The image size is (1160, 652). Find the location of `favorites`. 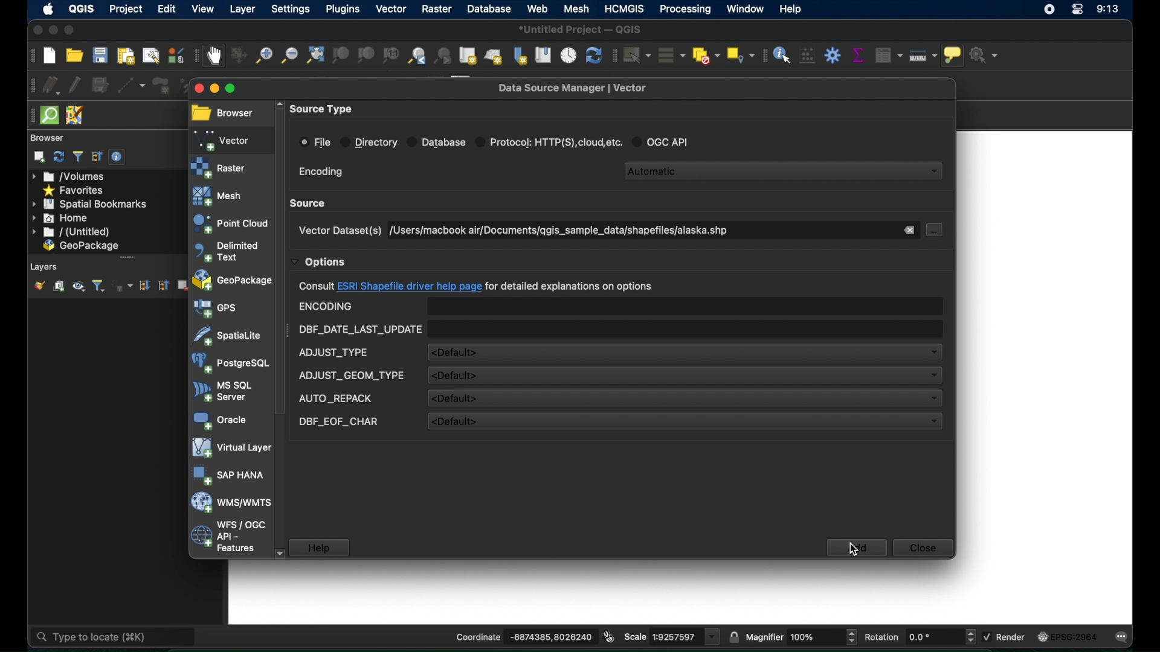

favorites is located at coordinates (74, 190).